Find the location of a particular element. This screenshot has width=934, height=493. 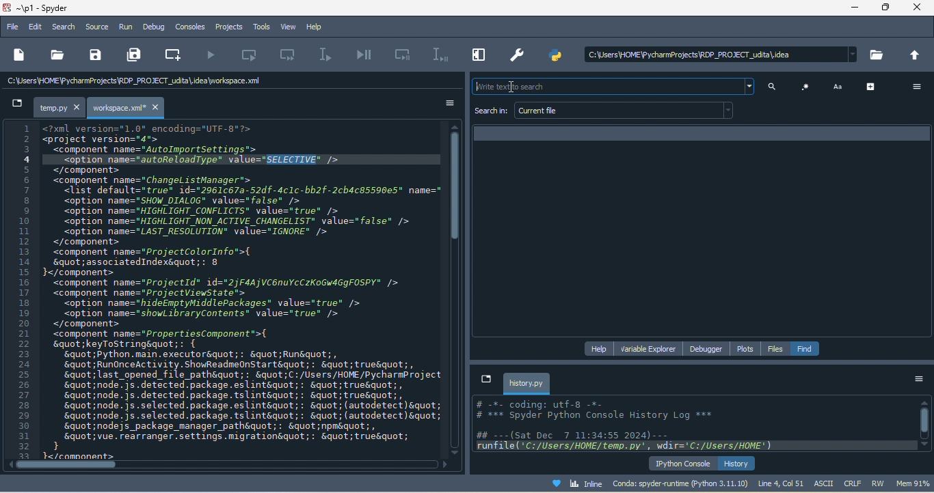

help is located at coordinates (600, 348).